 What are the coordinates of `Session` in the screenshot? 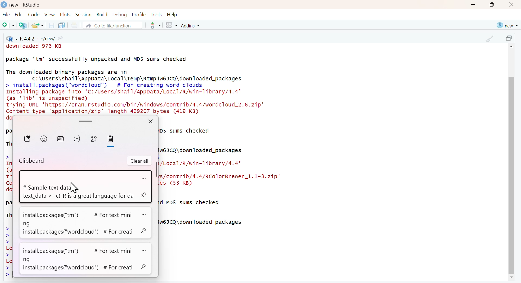 It's located at (84, 15).